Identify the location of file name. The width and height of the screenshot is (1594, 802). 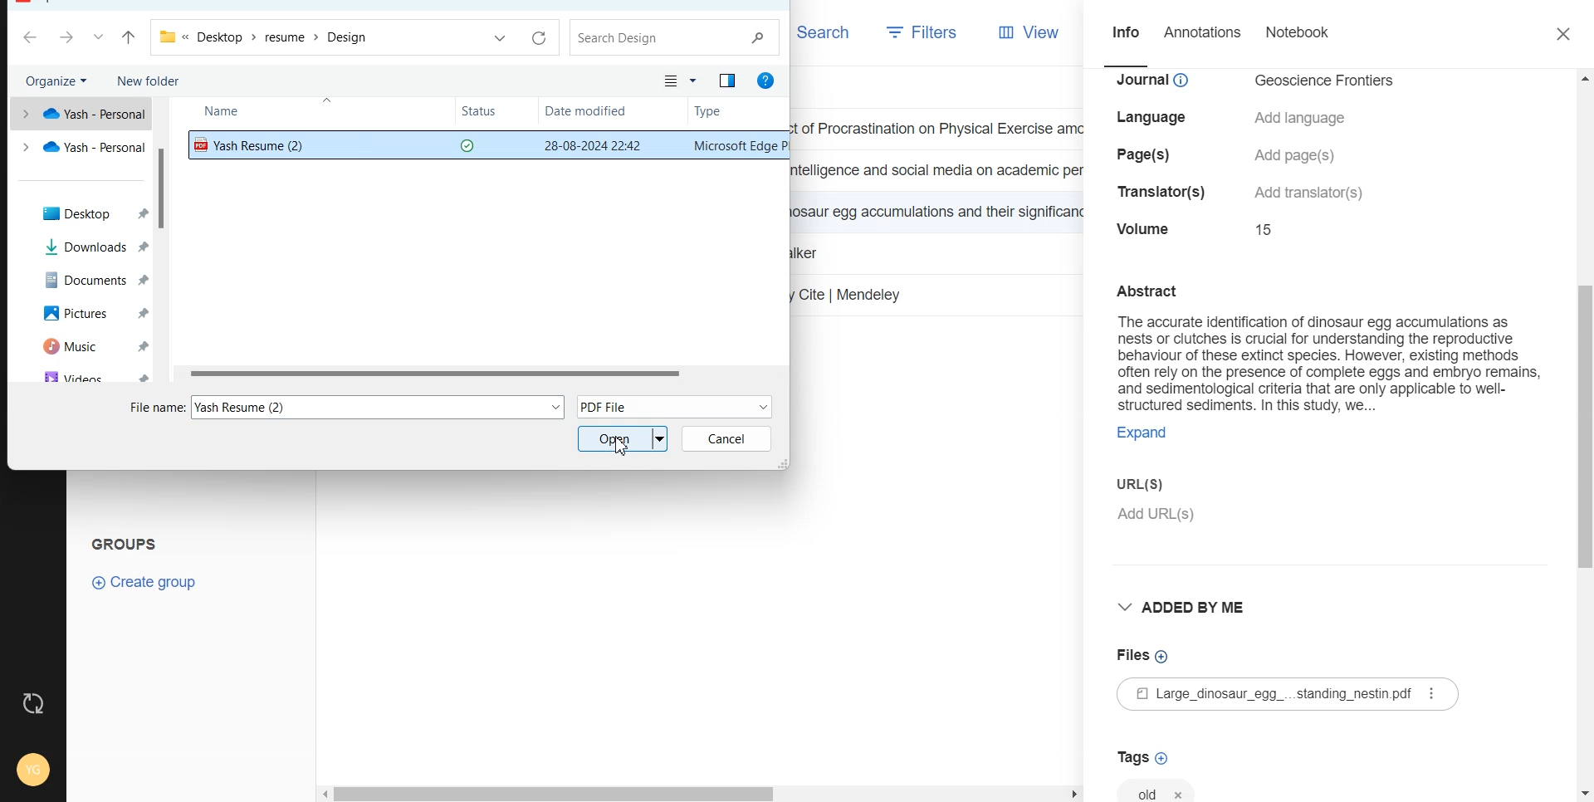
(157, 408).